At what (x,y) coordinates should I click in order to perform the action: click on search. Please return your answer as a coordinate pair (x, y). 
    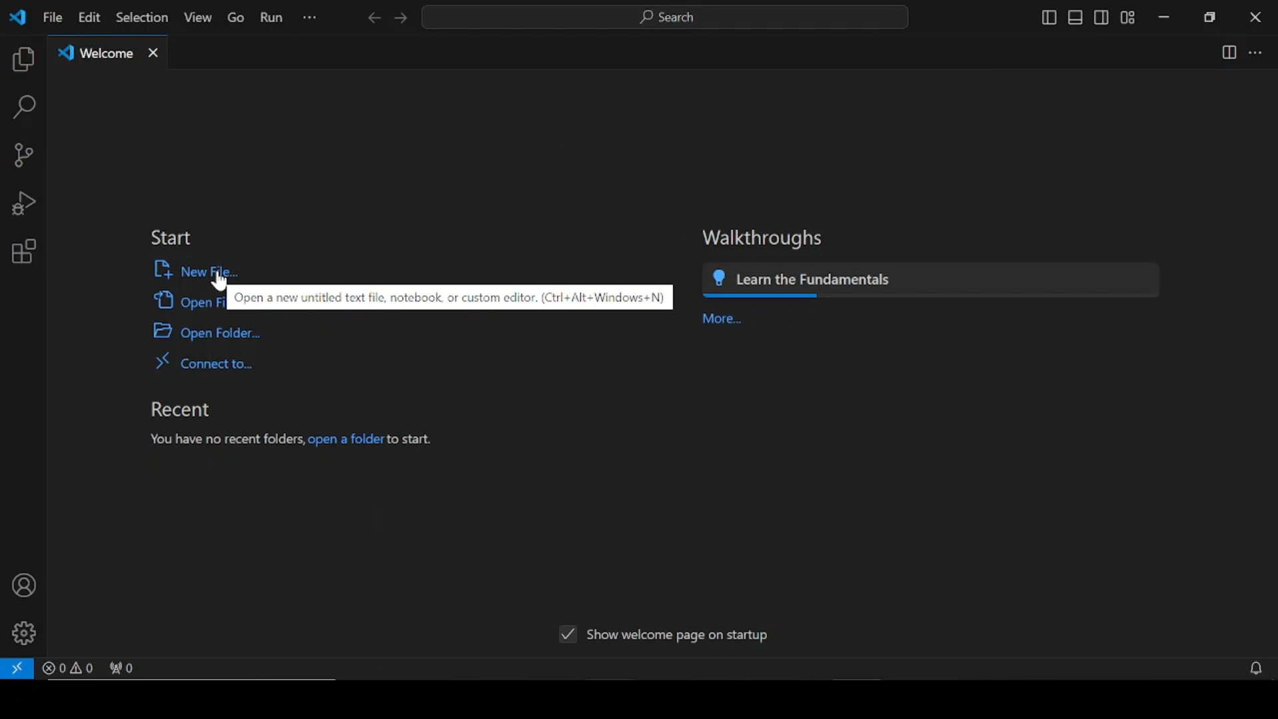
    Looking at the image, I should click on (24, 108).